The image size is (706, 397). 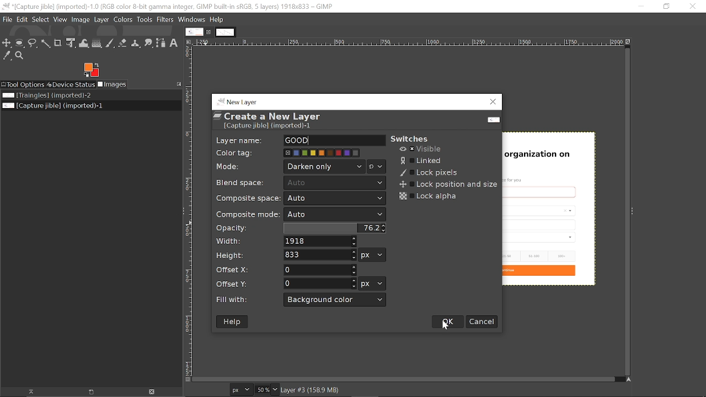 I want to click on Composite space, so click(x=335, y=198).